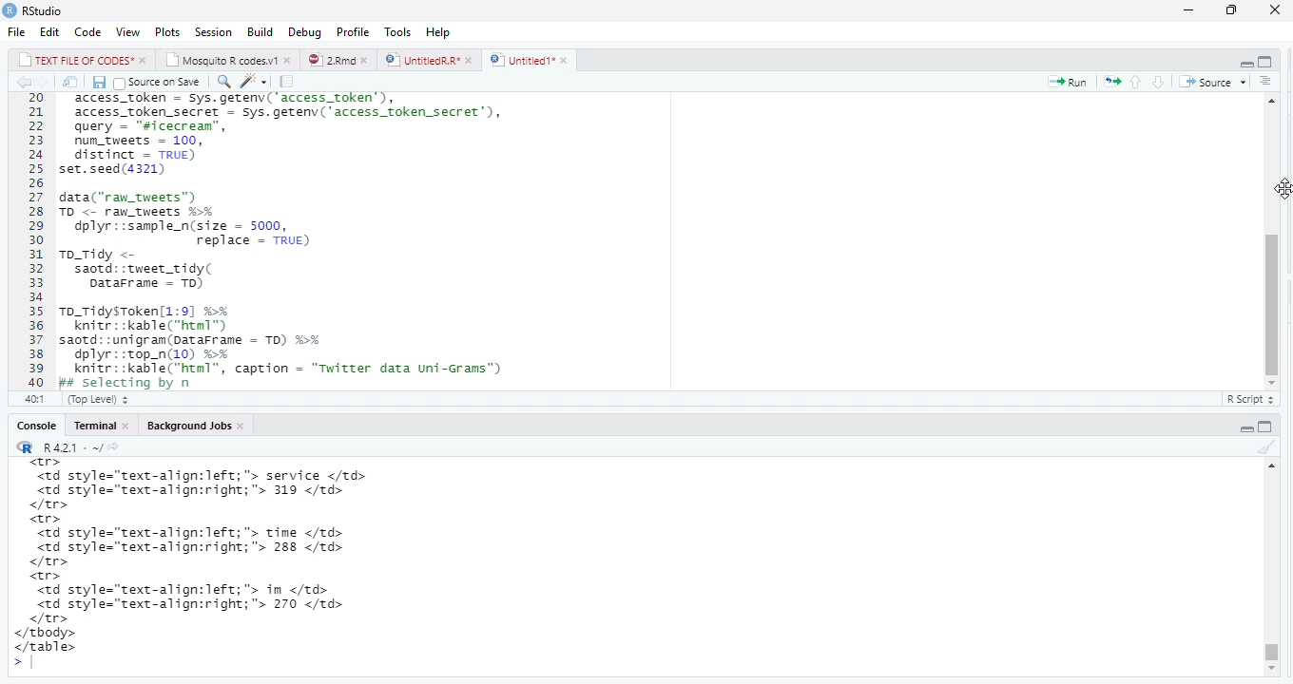 Image resolution: width=1293 pixels, height=684 pixels. I want to click on Tools, so click(396, 30).